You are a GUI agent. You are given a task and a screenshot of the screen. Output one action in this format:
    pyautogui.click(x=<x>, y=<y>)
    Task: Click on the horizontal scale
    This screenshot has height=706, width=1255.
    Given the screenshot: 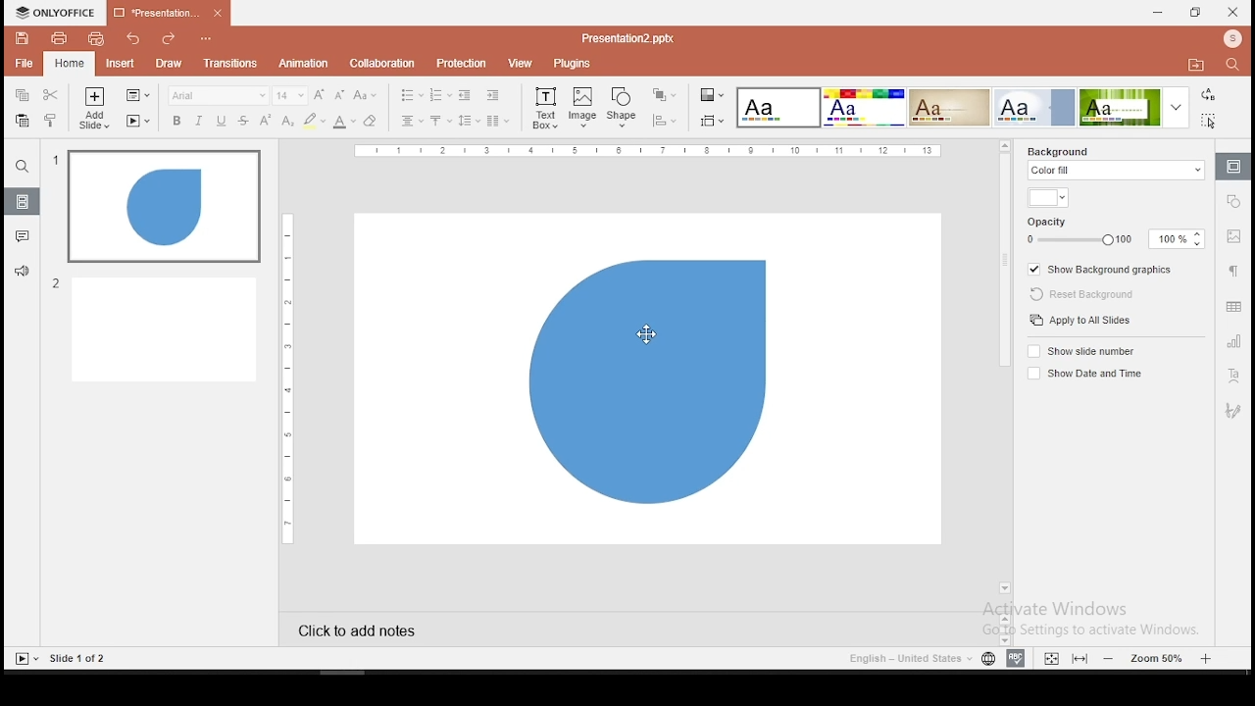 What is the action you would take?
    pyautogui.click(x=284, y=378)
    